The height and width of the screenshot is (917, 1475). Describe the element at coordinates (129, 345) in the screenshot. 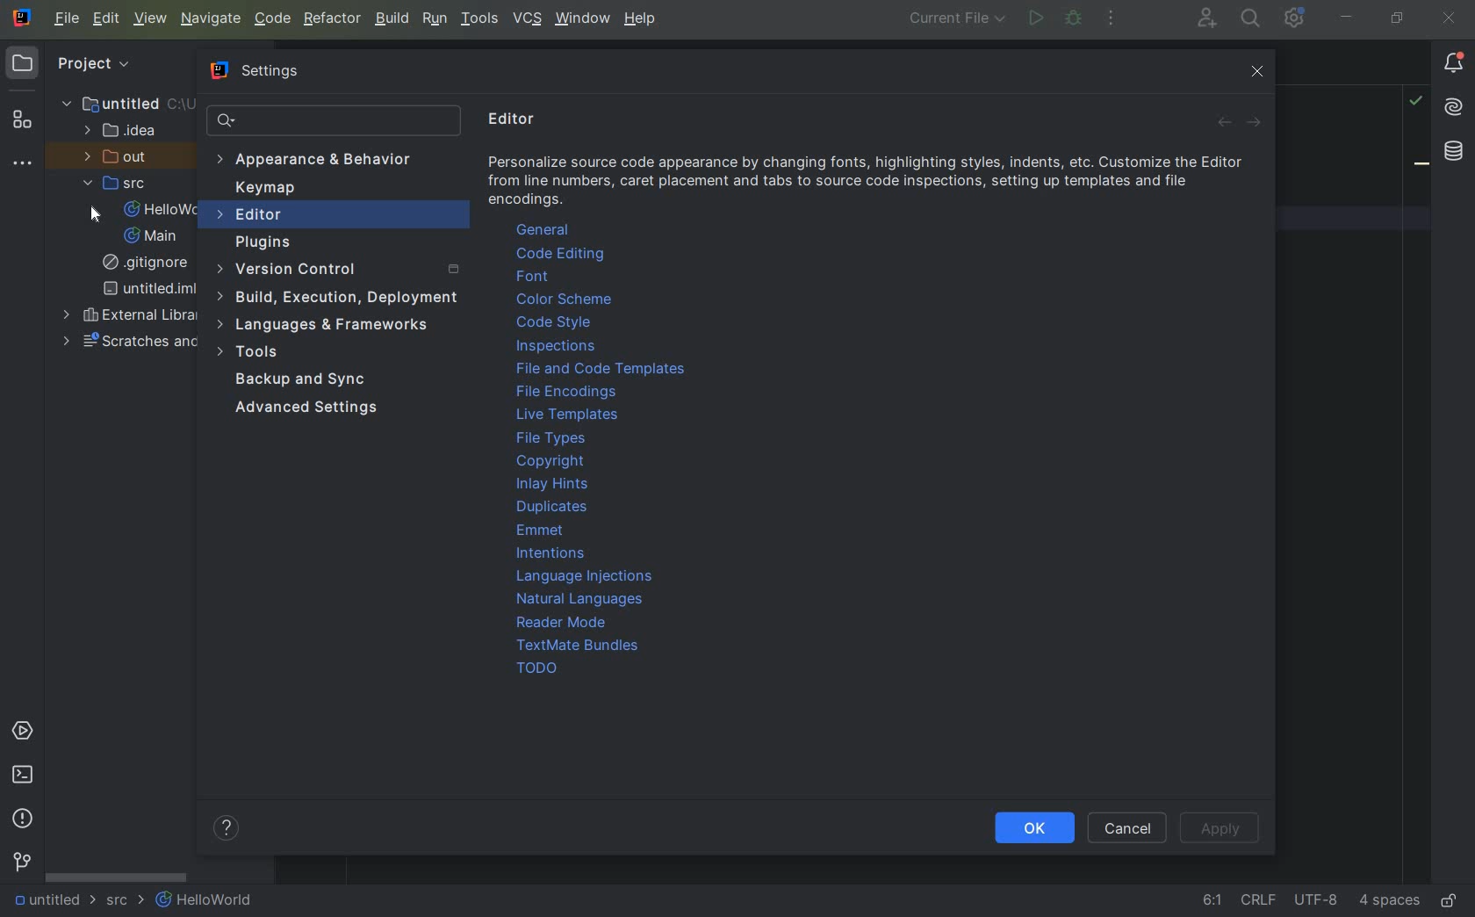

I see `Scratches and` at that location.